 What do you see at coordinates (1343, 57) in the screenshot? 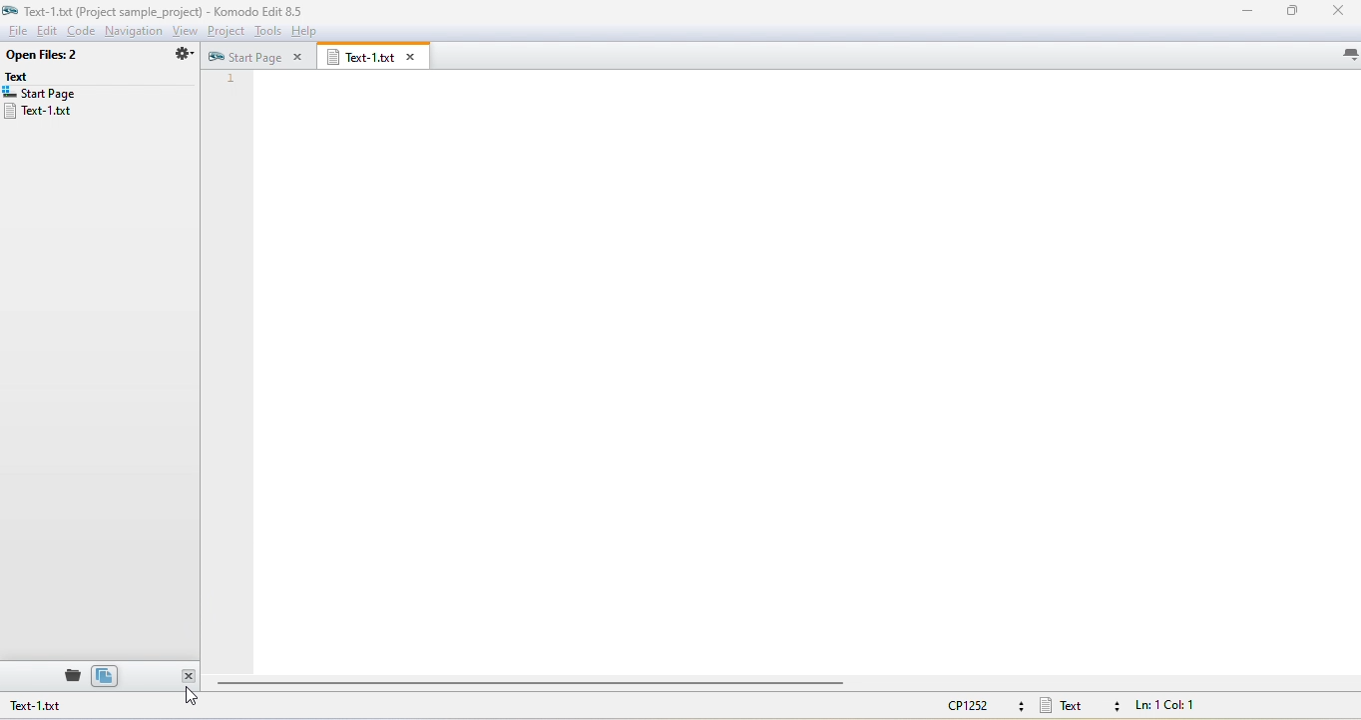
I see `list all tabs` at bounding box center [1343, 57].